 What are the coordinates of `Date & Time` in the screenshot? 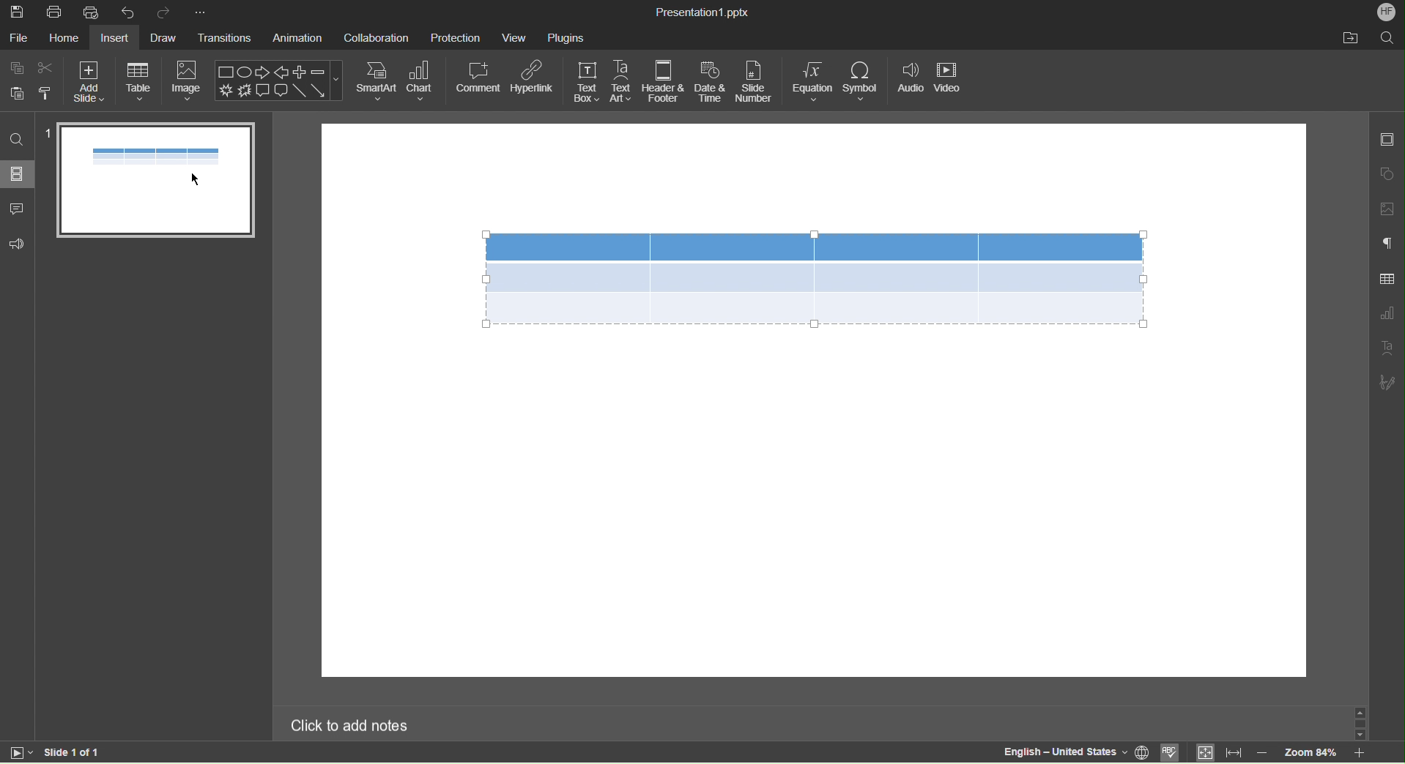 It's located at (711, 82).